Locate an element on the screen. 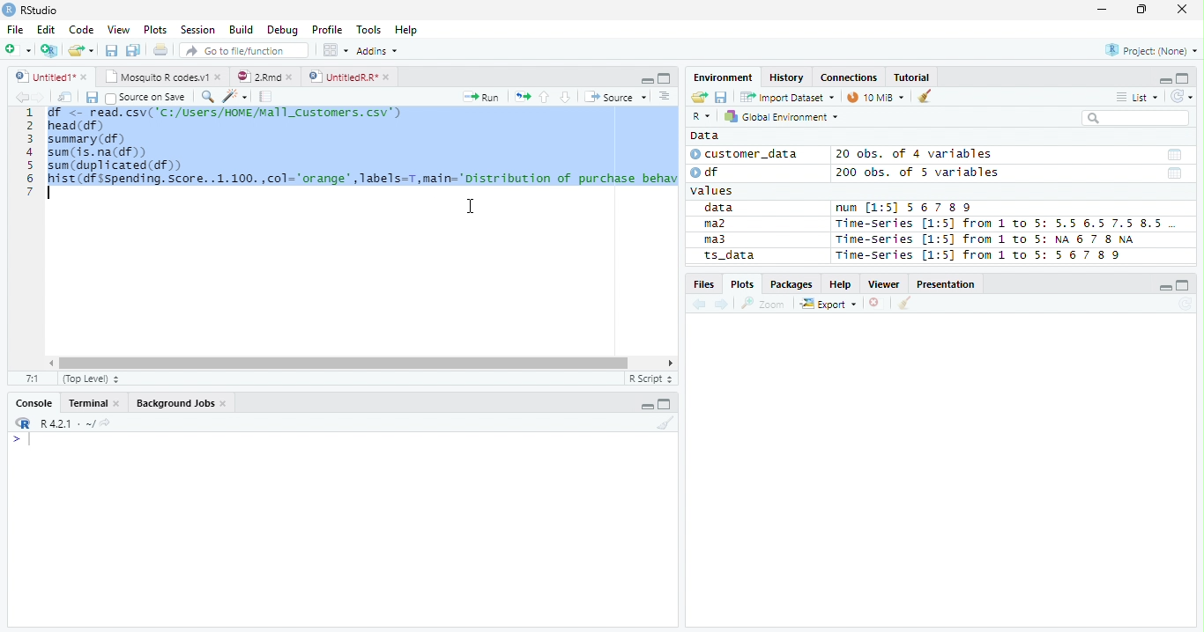 The height and width of the screenshot is (632, 1204). UnititledR.R is located at coordinates (351, 77).